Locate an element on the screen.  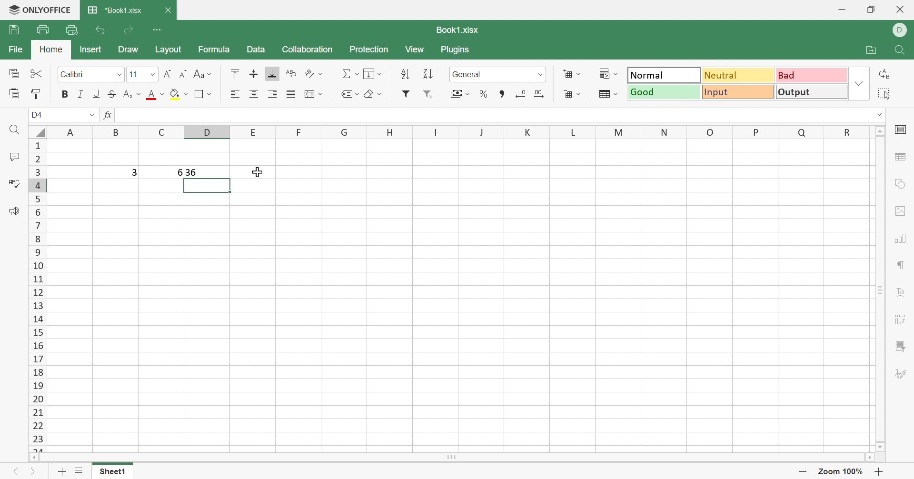
Book1.xlsx is located at coordinates (457, 29).